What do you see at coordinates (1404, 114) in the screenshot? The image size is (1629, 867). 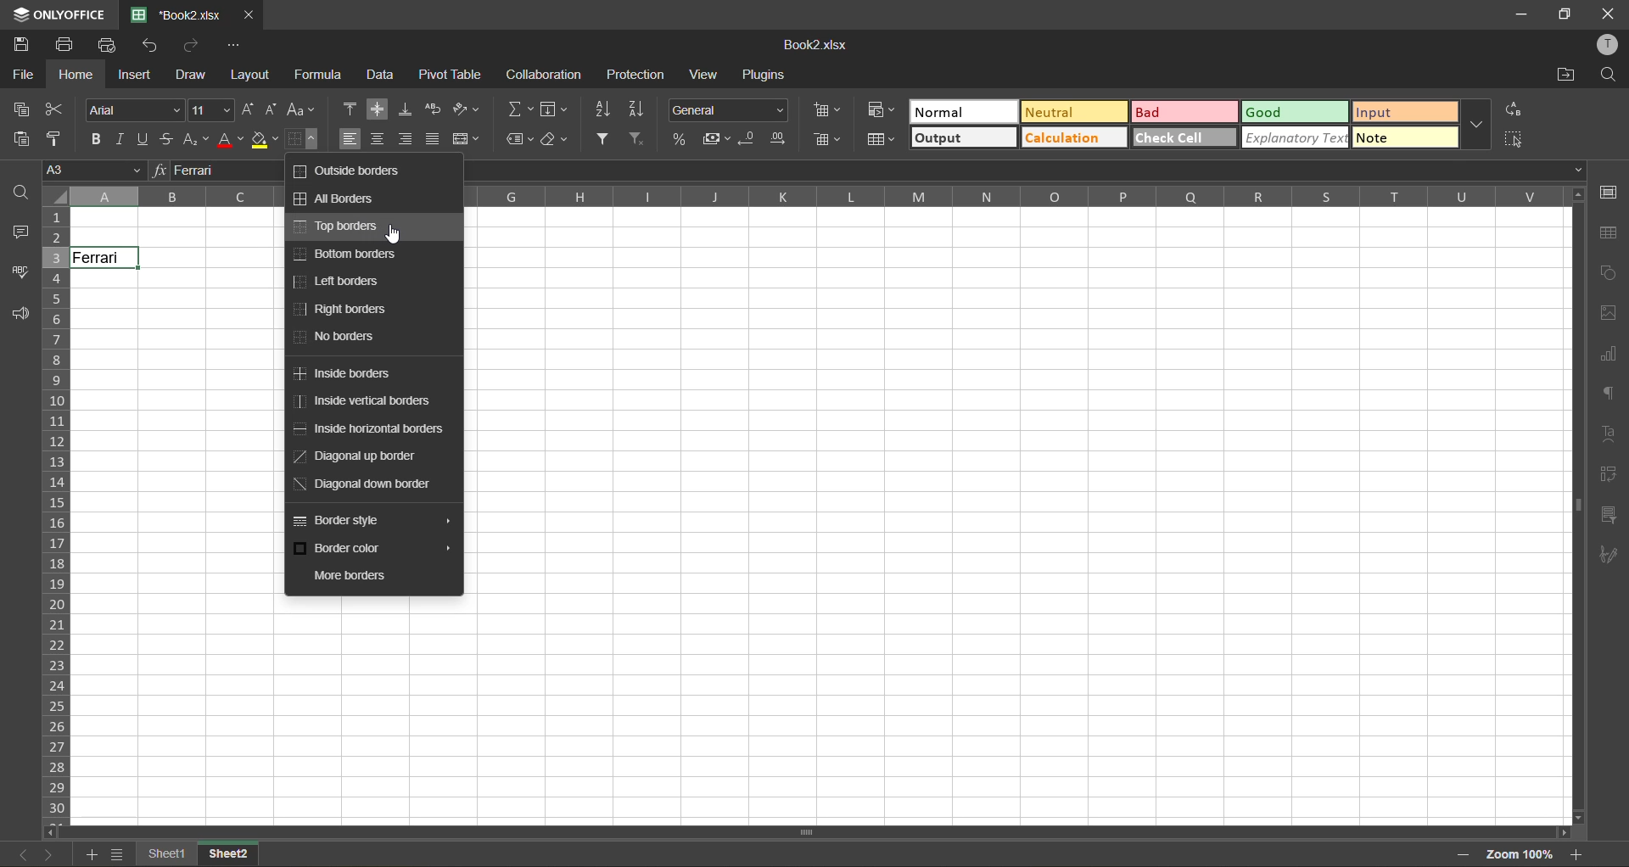 I see `input` at bounding box center [1404, 114].